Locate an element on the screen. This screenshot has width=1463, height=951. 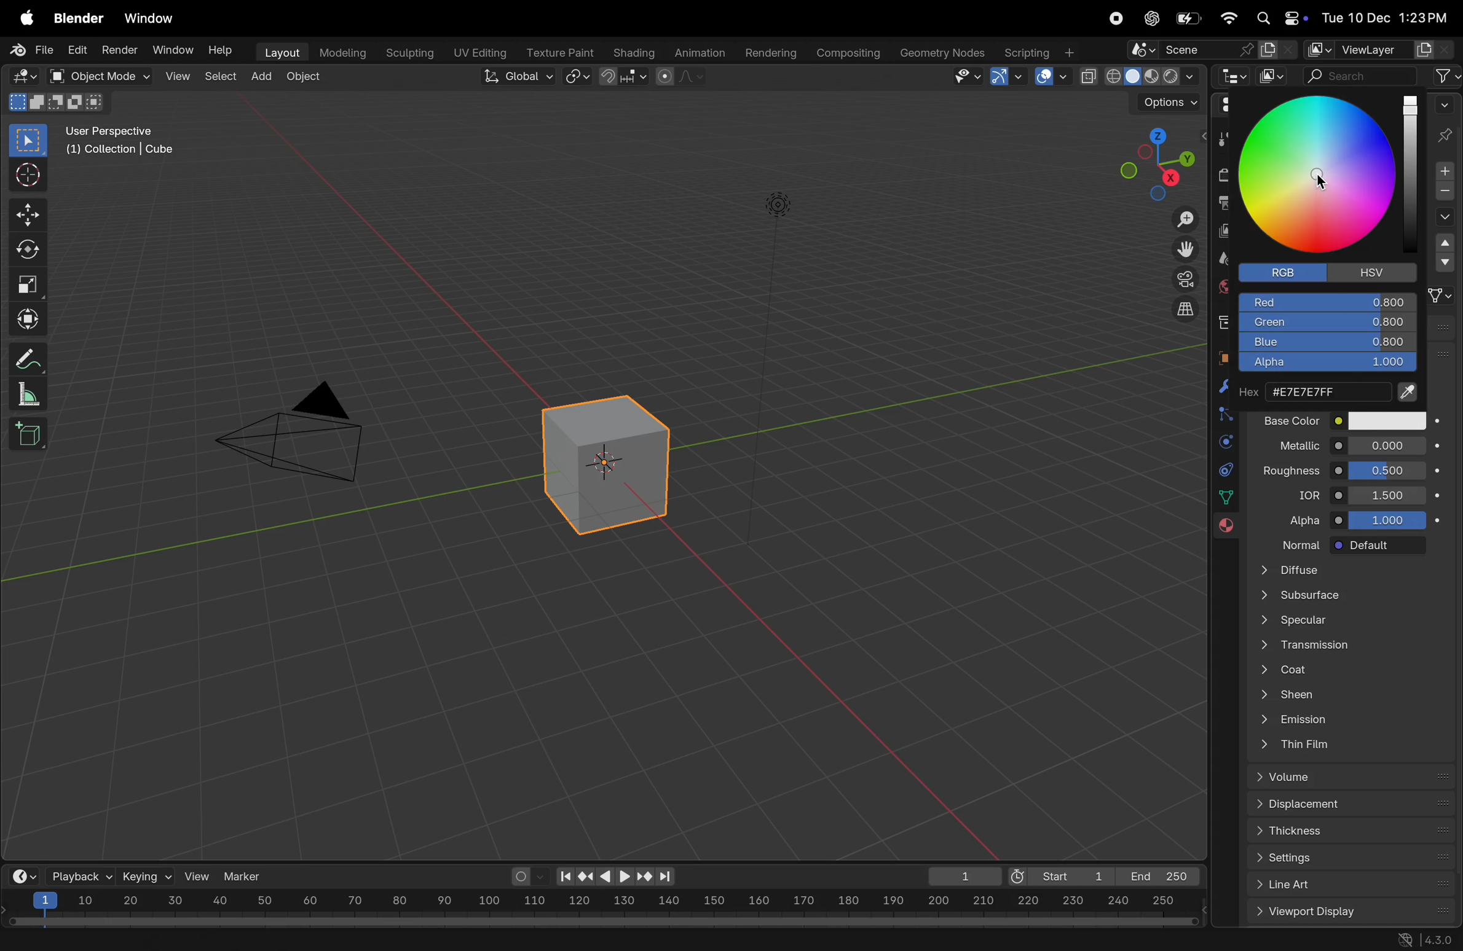
coat is located at coordinates (1354, 667).